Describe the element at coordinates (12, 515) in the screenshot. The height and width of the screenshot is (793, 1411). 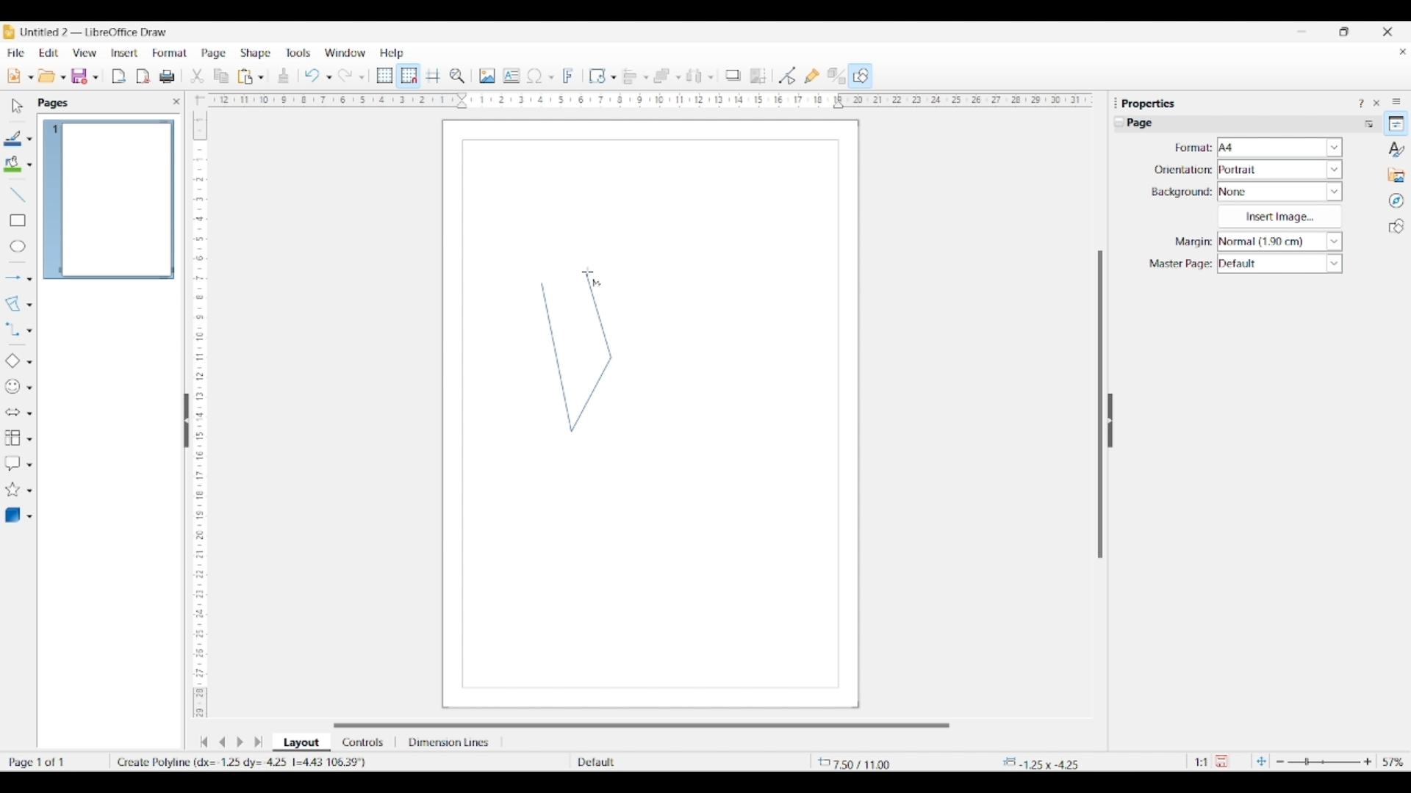
I see `Selected 3D object` at that location.